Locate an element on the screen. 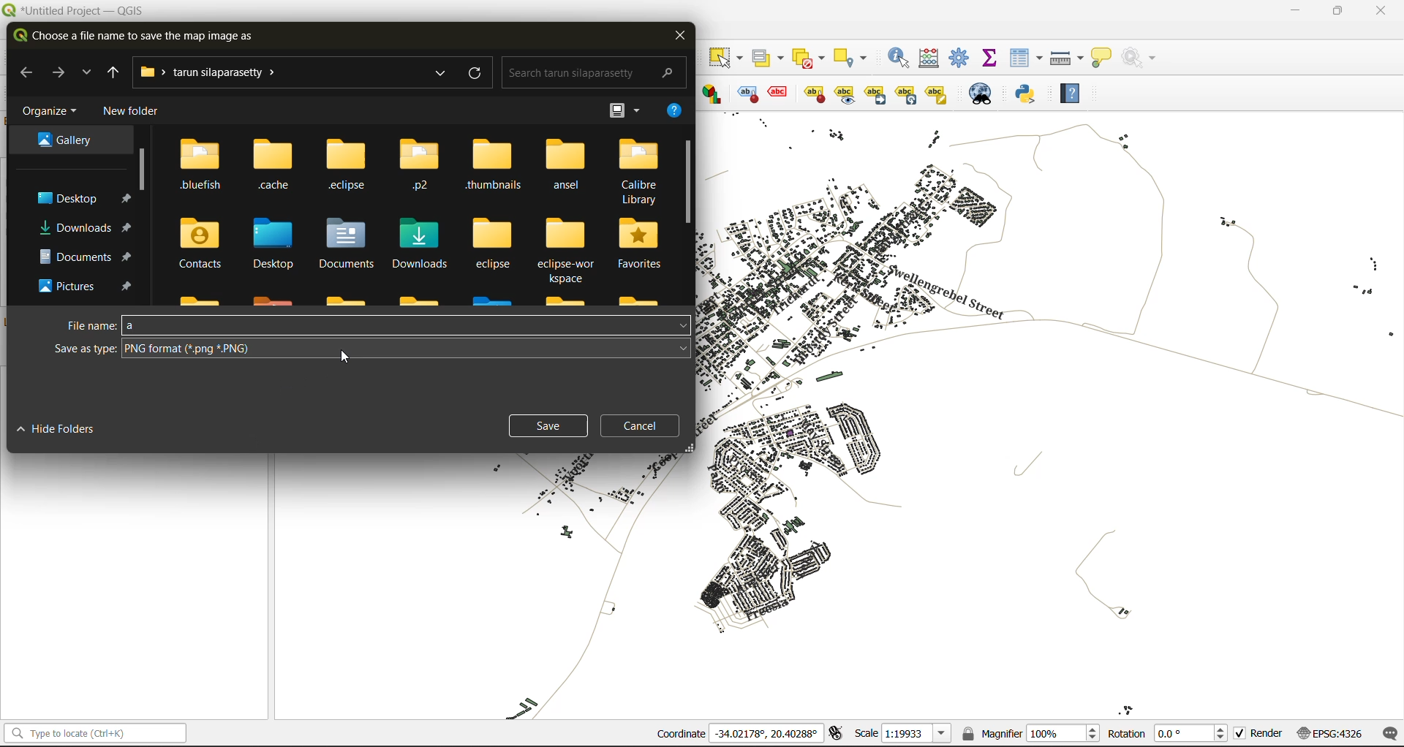 The width and height of the screenshot is (1404, 747). Rotate a label is located at coordinates (906, 93).